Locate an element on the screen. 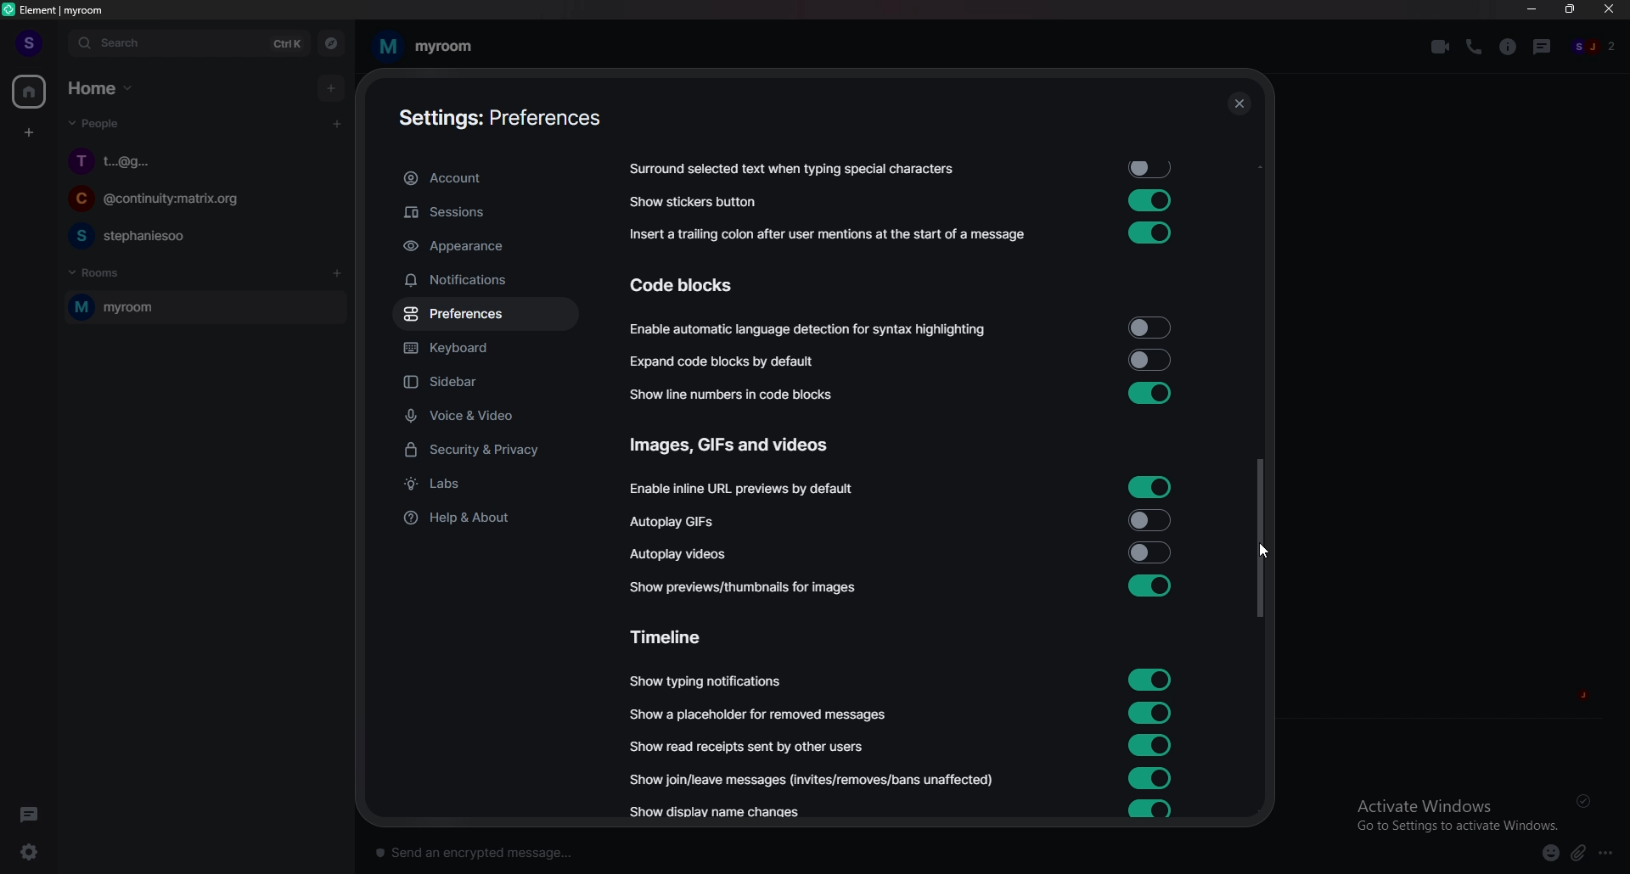  room is located at coordinates (201, 308).